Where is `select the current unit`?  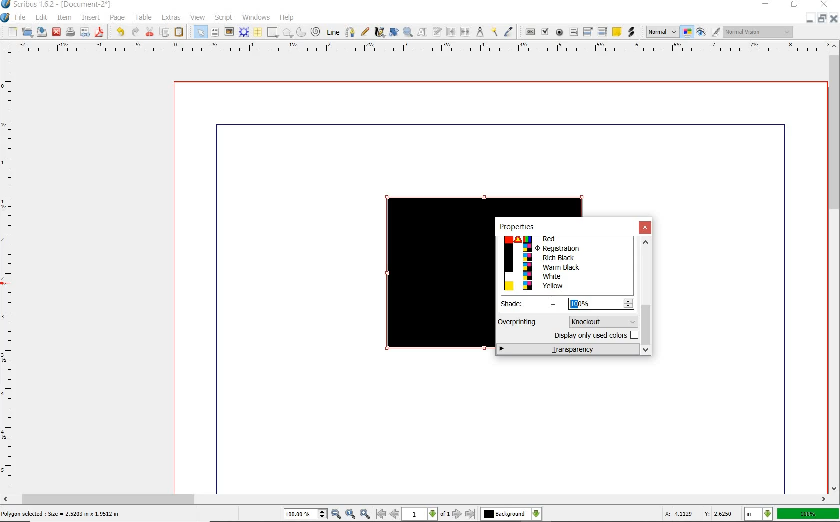 select the current unit is located at coordinates (759, 514).